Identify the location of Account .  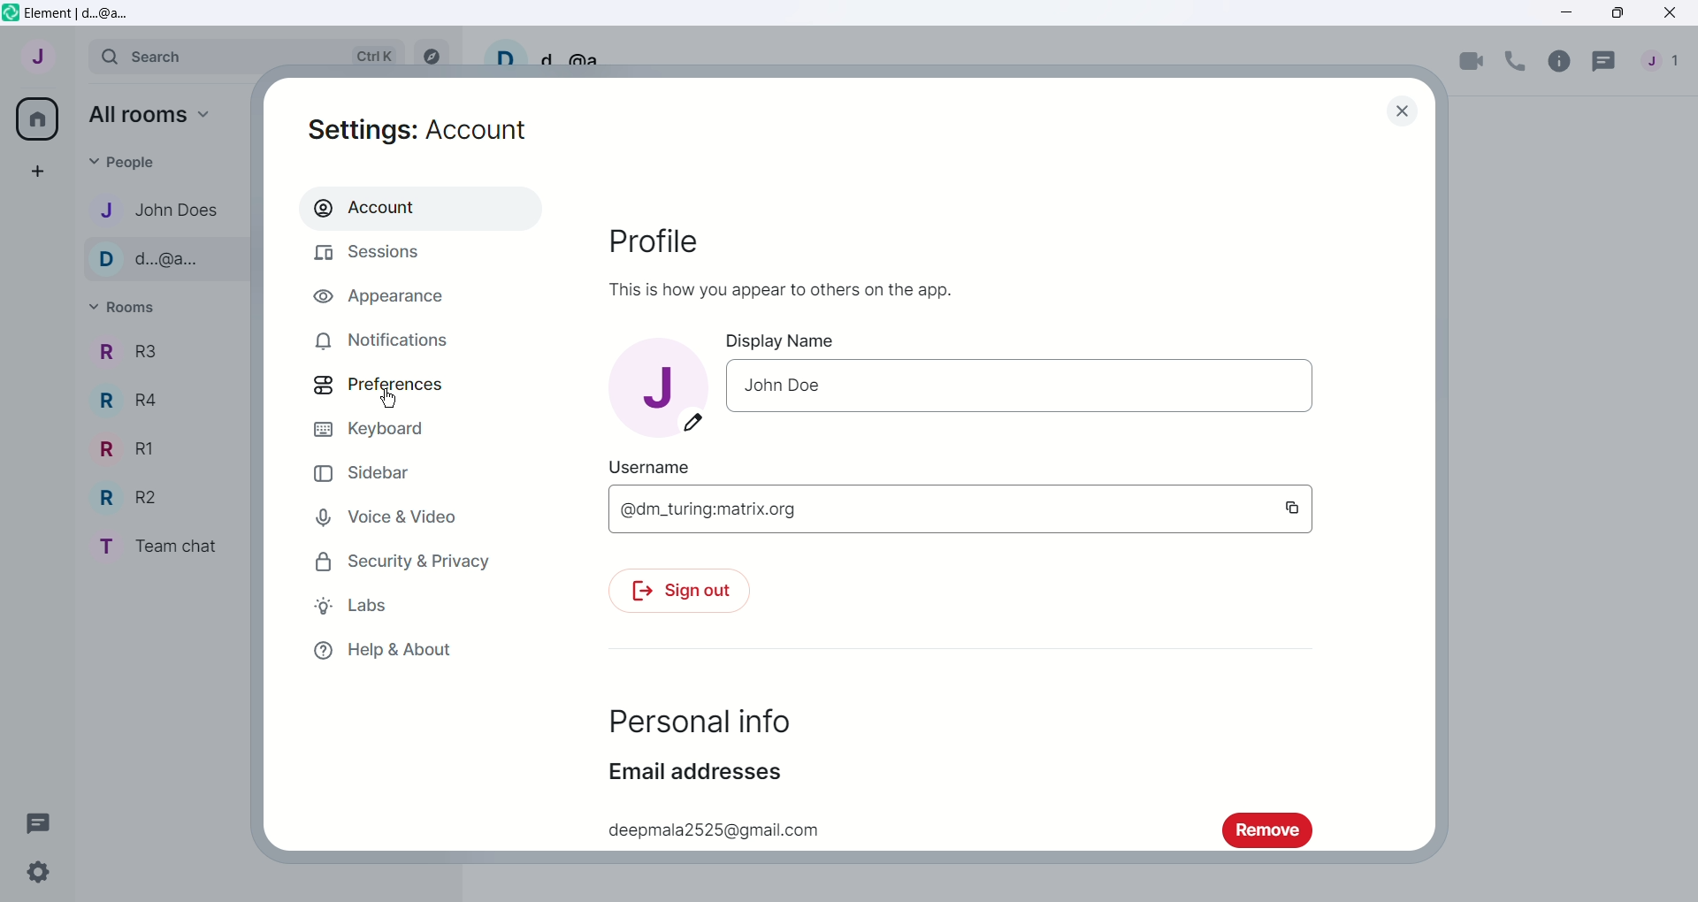
(420, 209).